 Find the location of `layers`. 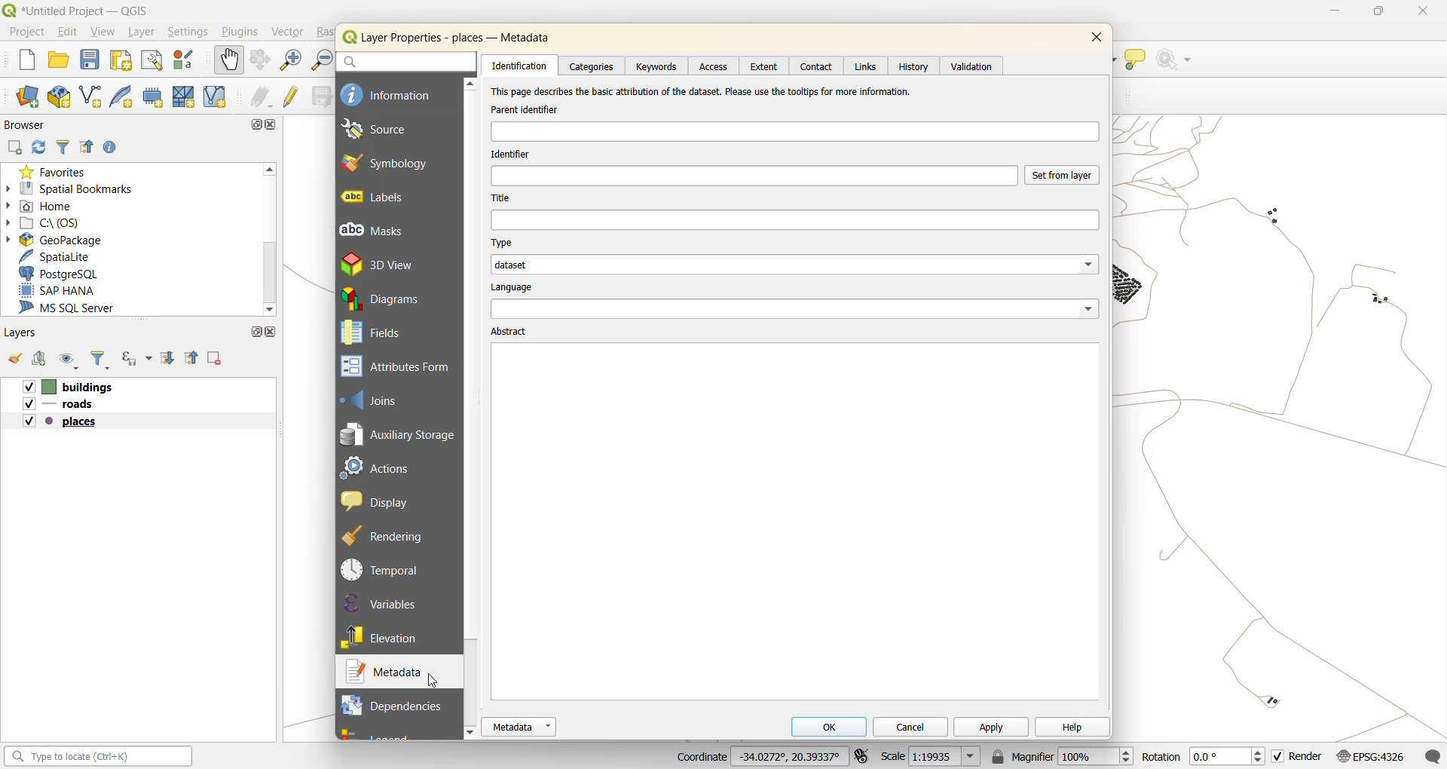

layers is located at coordinates (26, 331).